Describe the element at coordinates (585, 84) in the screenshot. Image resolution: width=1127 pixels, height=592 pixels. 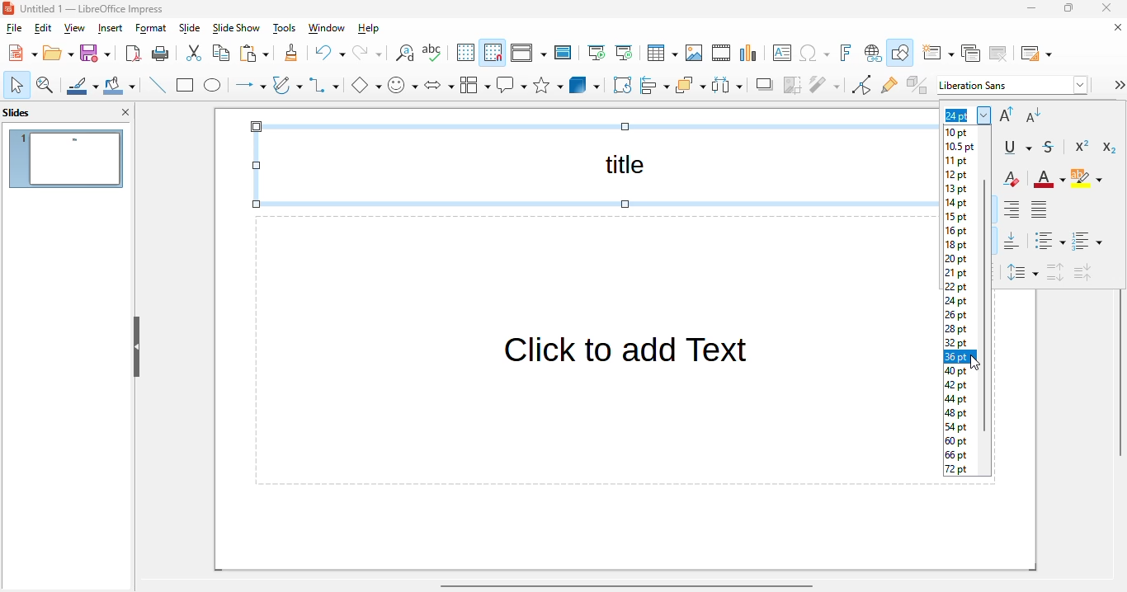
I see `3D objects` at that location.